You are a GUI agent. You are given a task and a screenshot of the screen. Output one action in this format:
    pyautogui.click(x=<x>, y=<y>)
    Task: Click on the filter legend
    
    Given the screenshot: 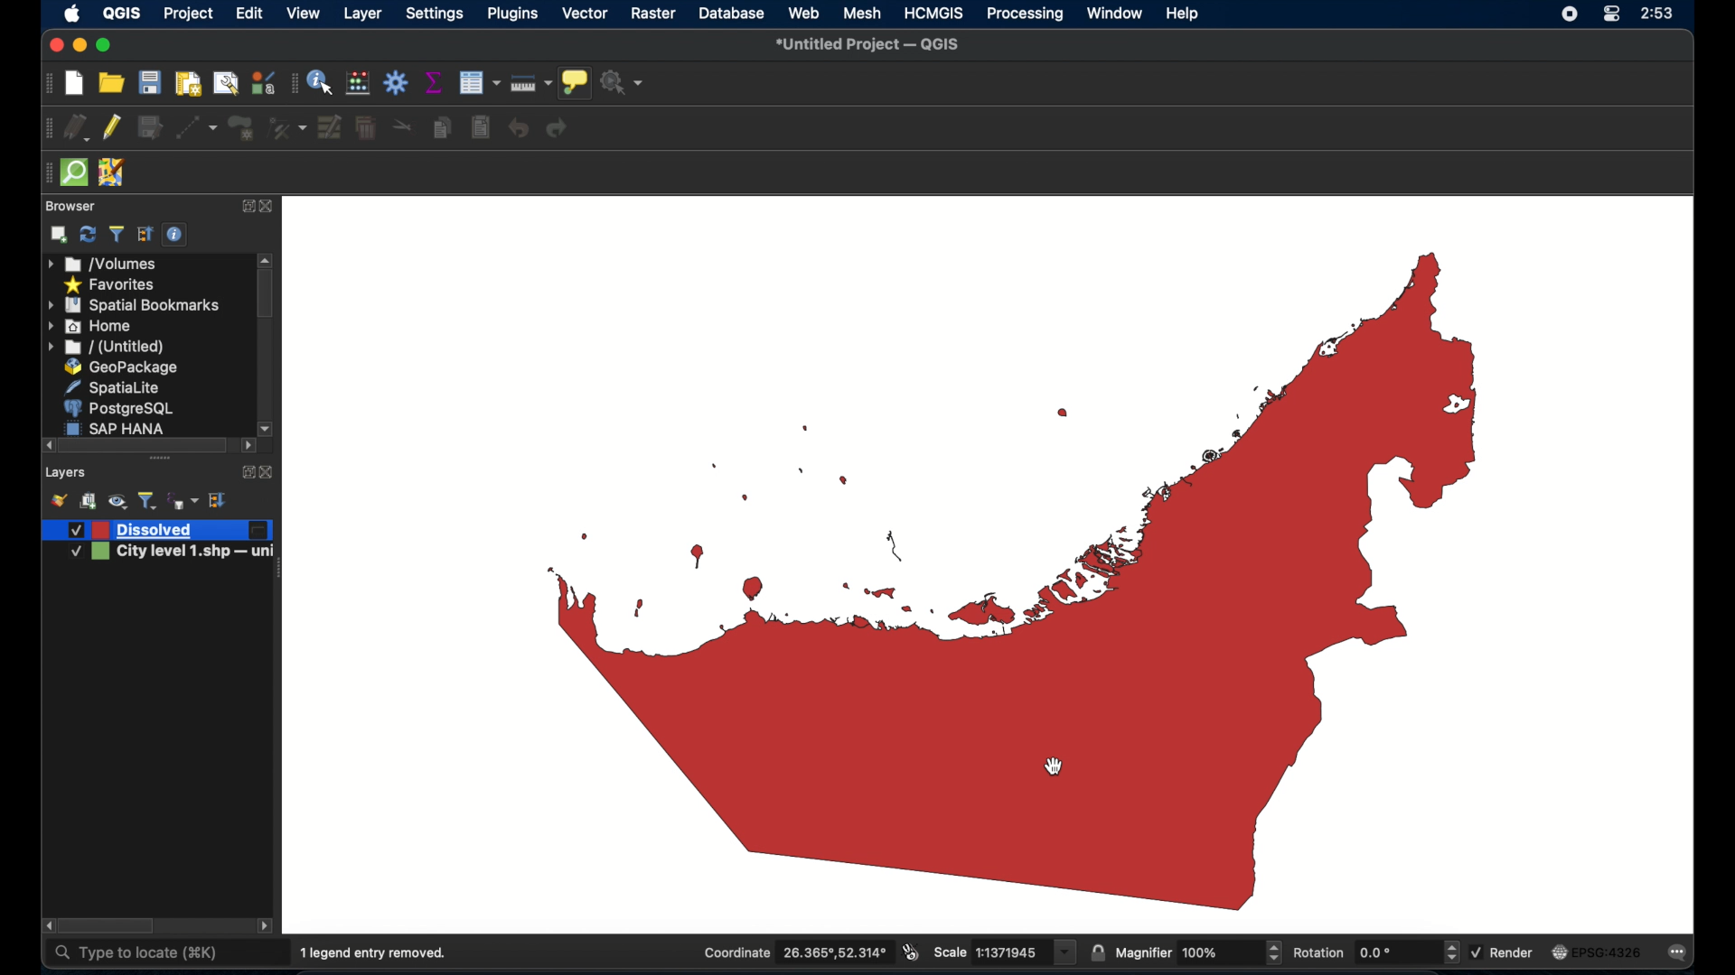 What is the action you would take?
    pyautogui.click(x=116, y=235)
    